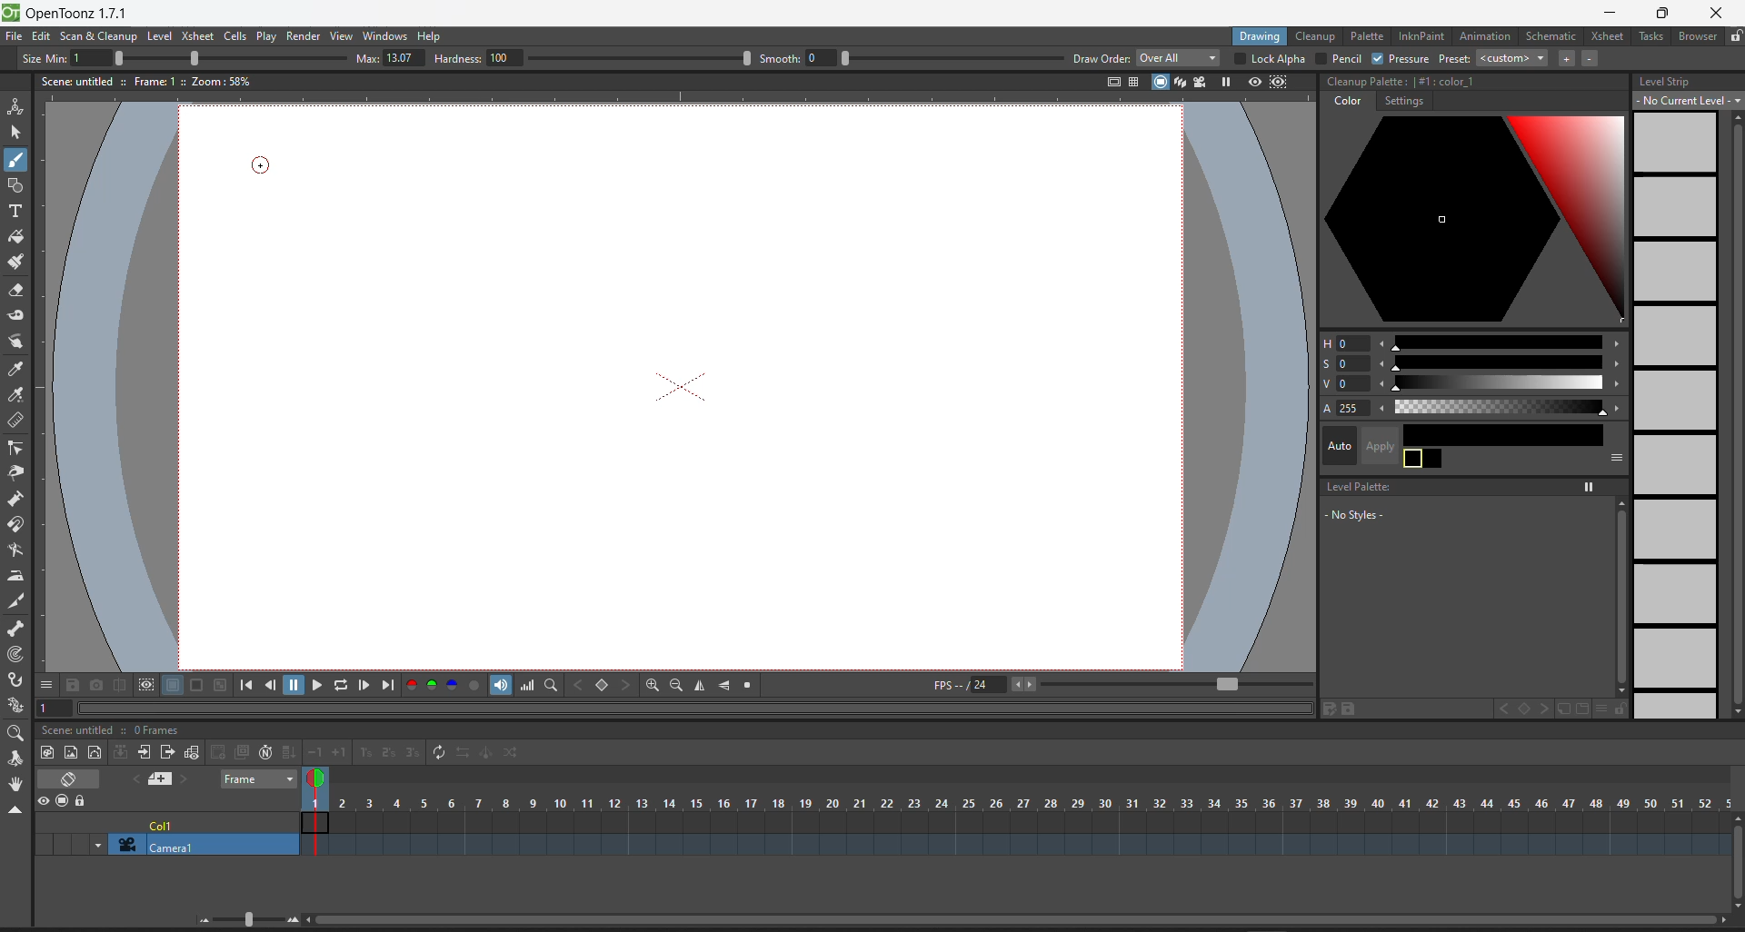 The image size is (1745, 932). Describe the element at coordinates (115, 729) in the screenshot. I see `title and fps preview` at that location.